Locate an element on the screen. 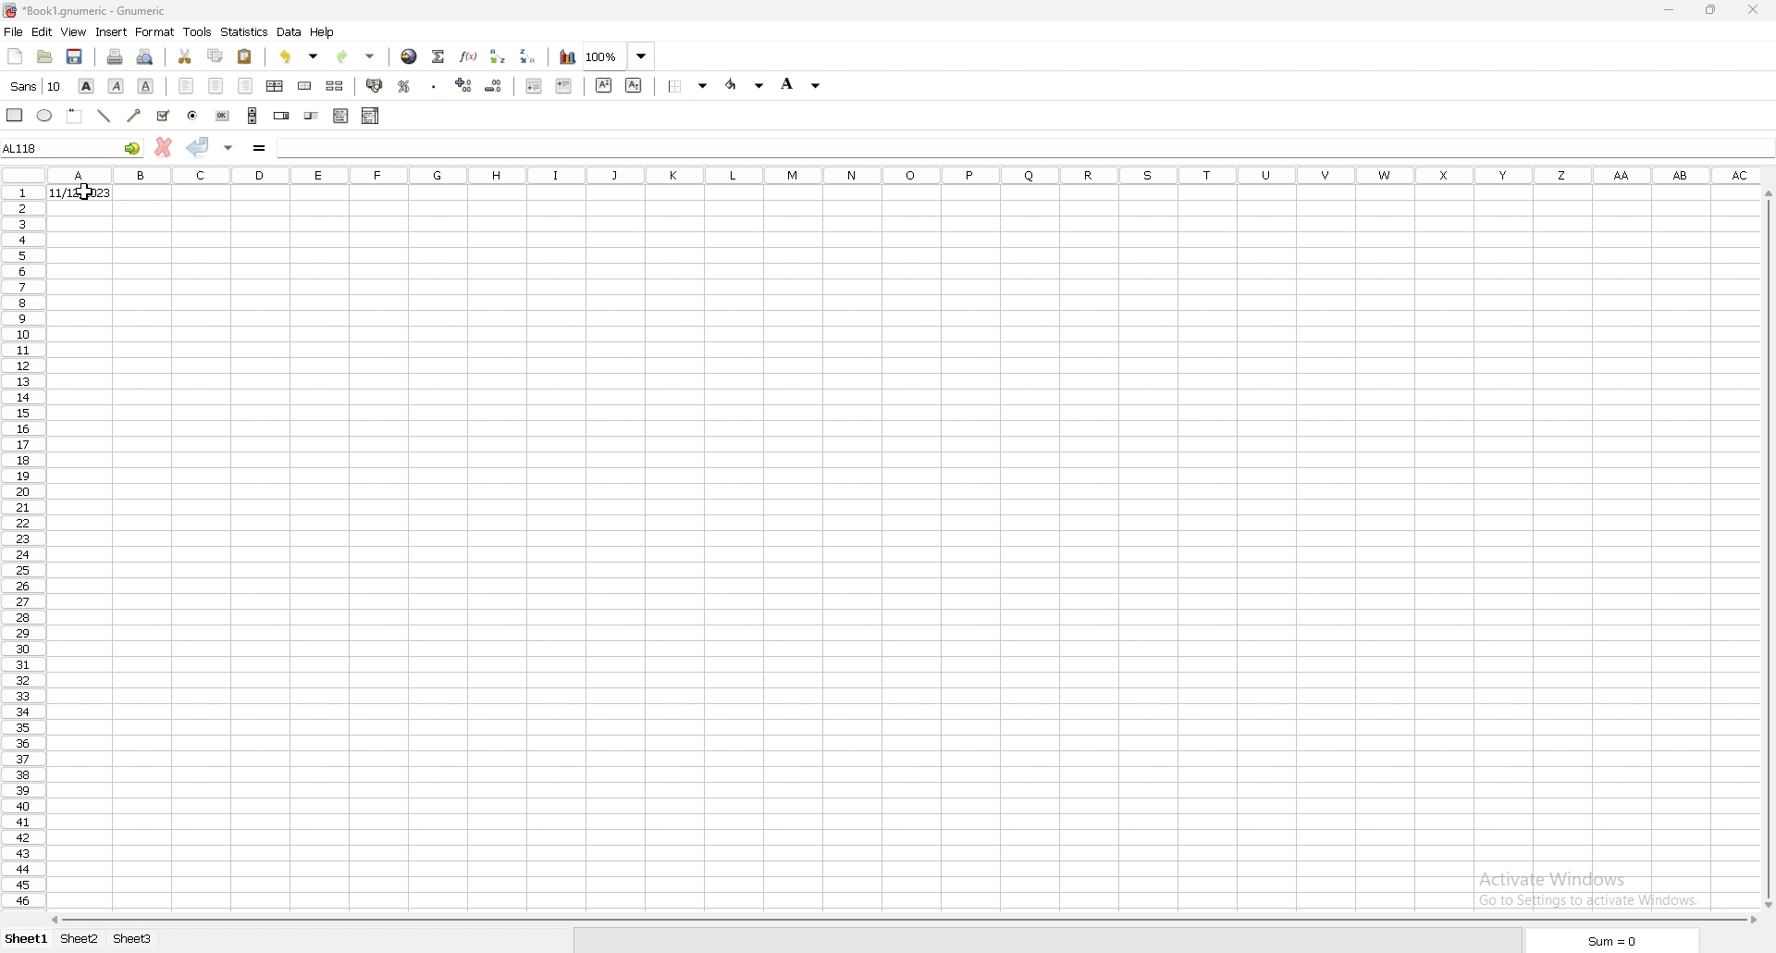 The height and width of the screenshot is (953, 1776). spin button is located at coordinates (283, 116).